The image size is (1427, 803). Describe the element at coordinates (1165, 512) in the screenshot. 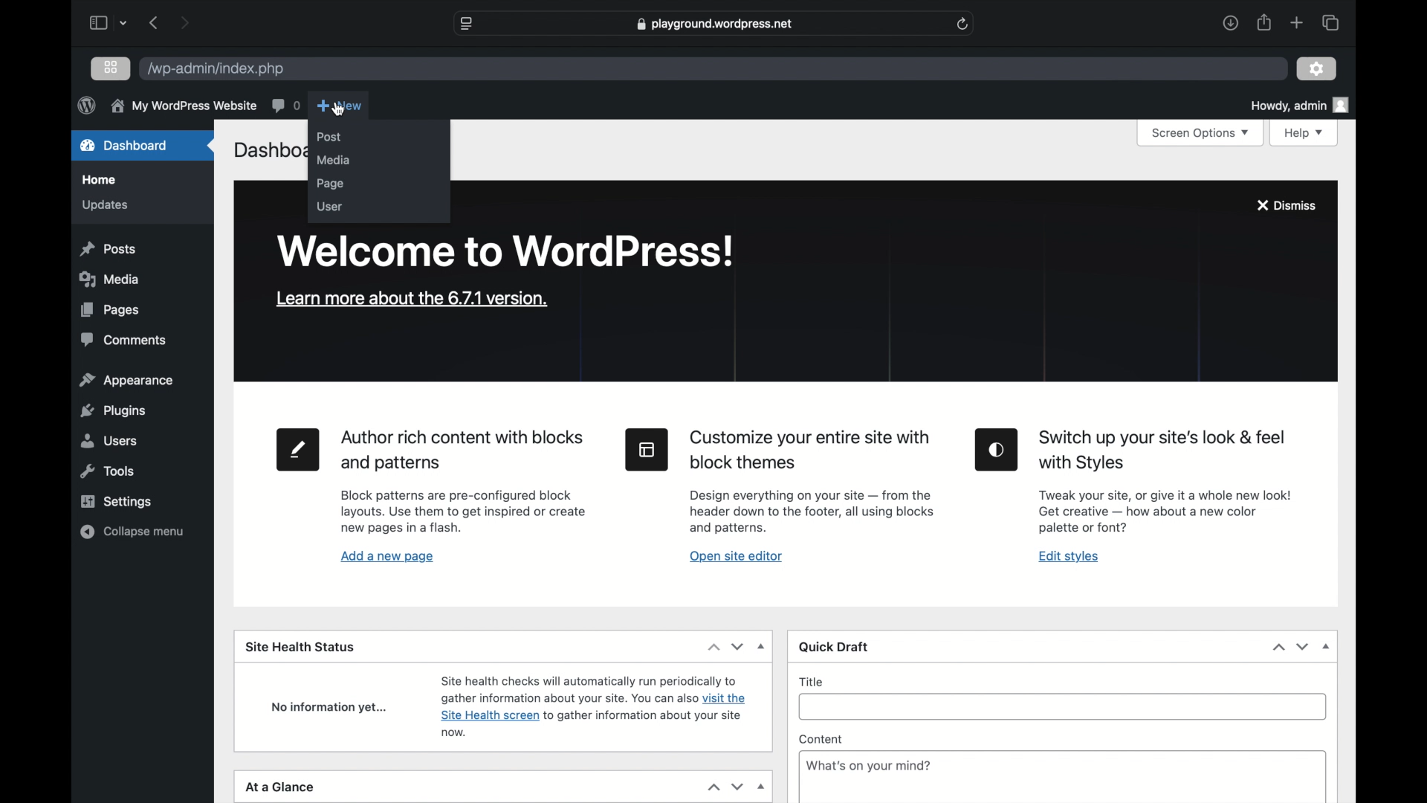

I see `edit style tool information` at that location.